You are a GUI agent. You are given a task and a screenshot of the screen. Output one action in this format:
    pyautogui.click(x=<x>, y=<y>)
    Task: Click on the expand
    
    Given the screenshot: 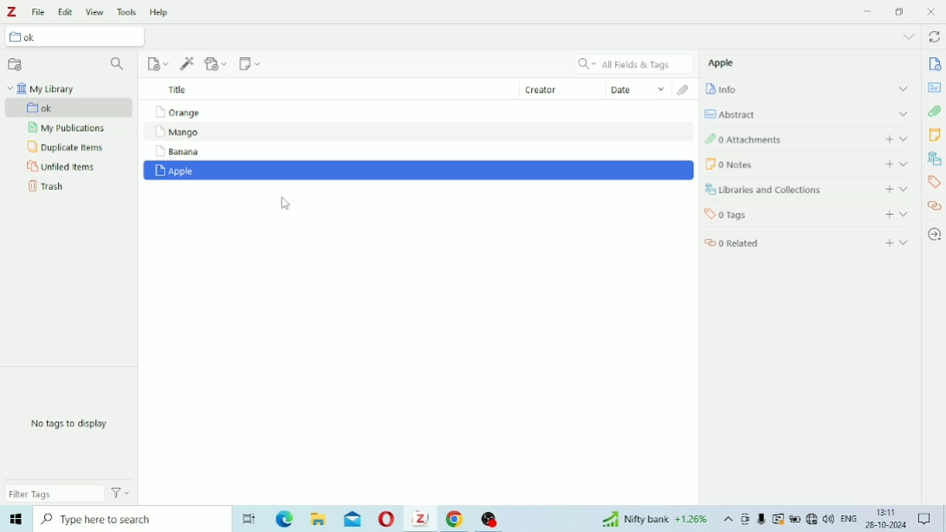 What is the action you would take?
    pyautogui.click(x=908, y=139)
    